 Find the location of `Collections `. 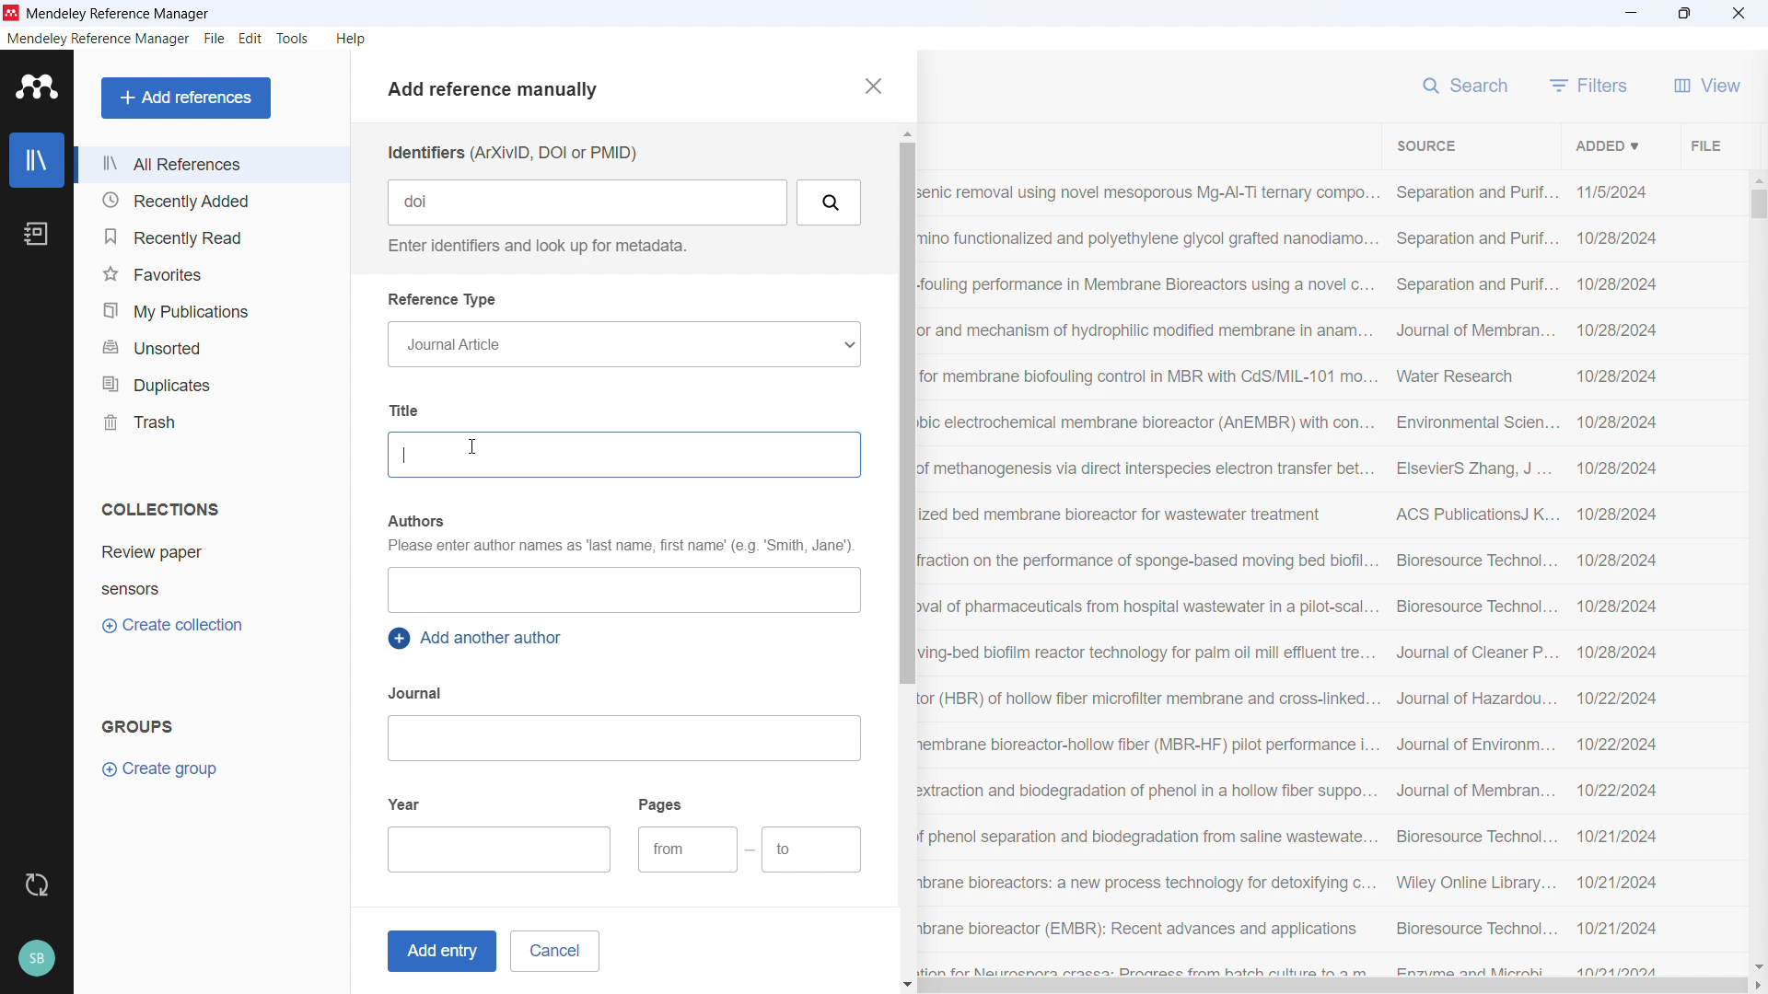

Collections  is located at coordinates (160, 509).